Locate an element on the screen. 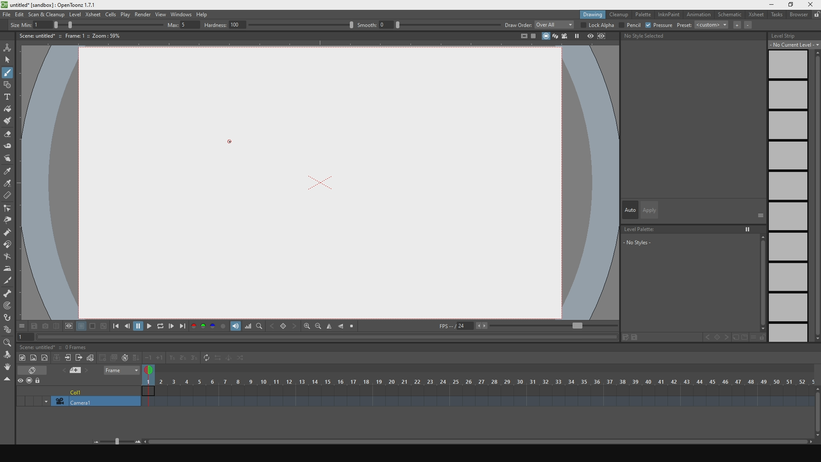  0 frames is located at coordinates (77, 347).